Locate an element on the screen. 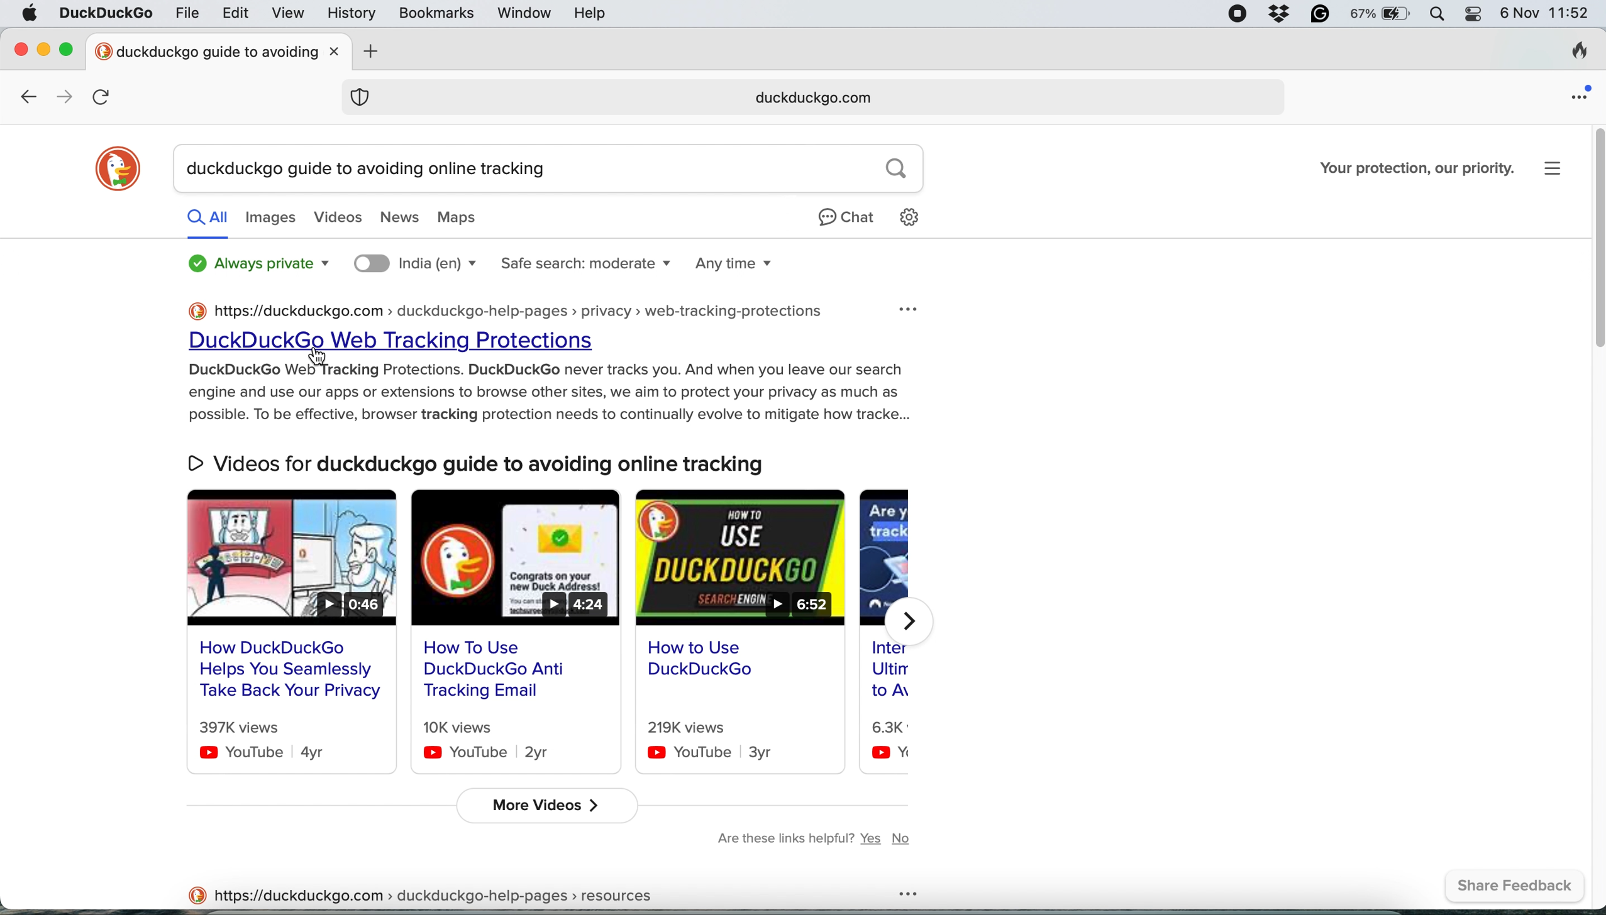 The width and height of the screenshot is (1606, 915). search time is located at coordinates (739, 265).